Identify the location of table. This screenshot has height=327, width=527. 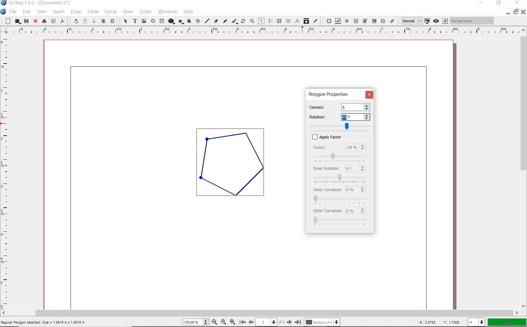
(93, 12).